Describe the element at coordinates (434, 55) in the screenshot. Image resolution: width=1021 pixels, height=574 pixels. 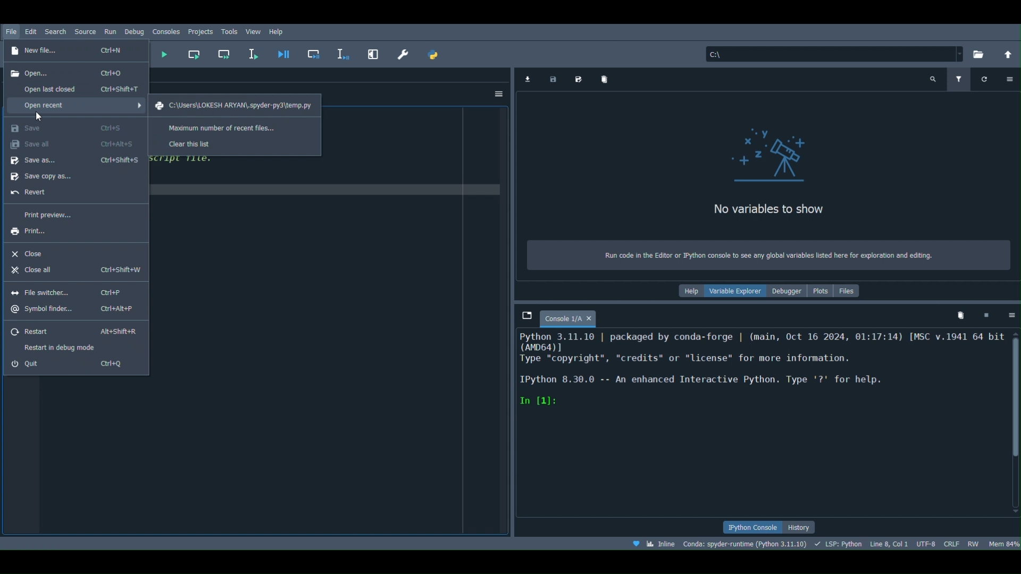
I see `PYTHONPATH manager` at that location.